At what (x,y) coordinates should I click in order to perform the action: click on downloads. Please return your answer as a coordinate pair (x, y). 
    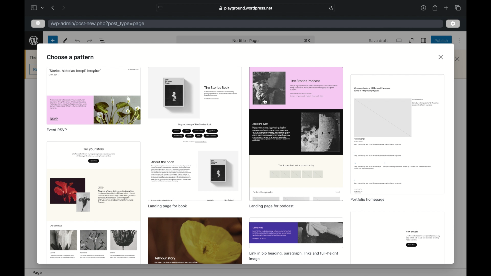
    Looking at the image, I should click on (423, 8).